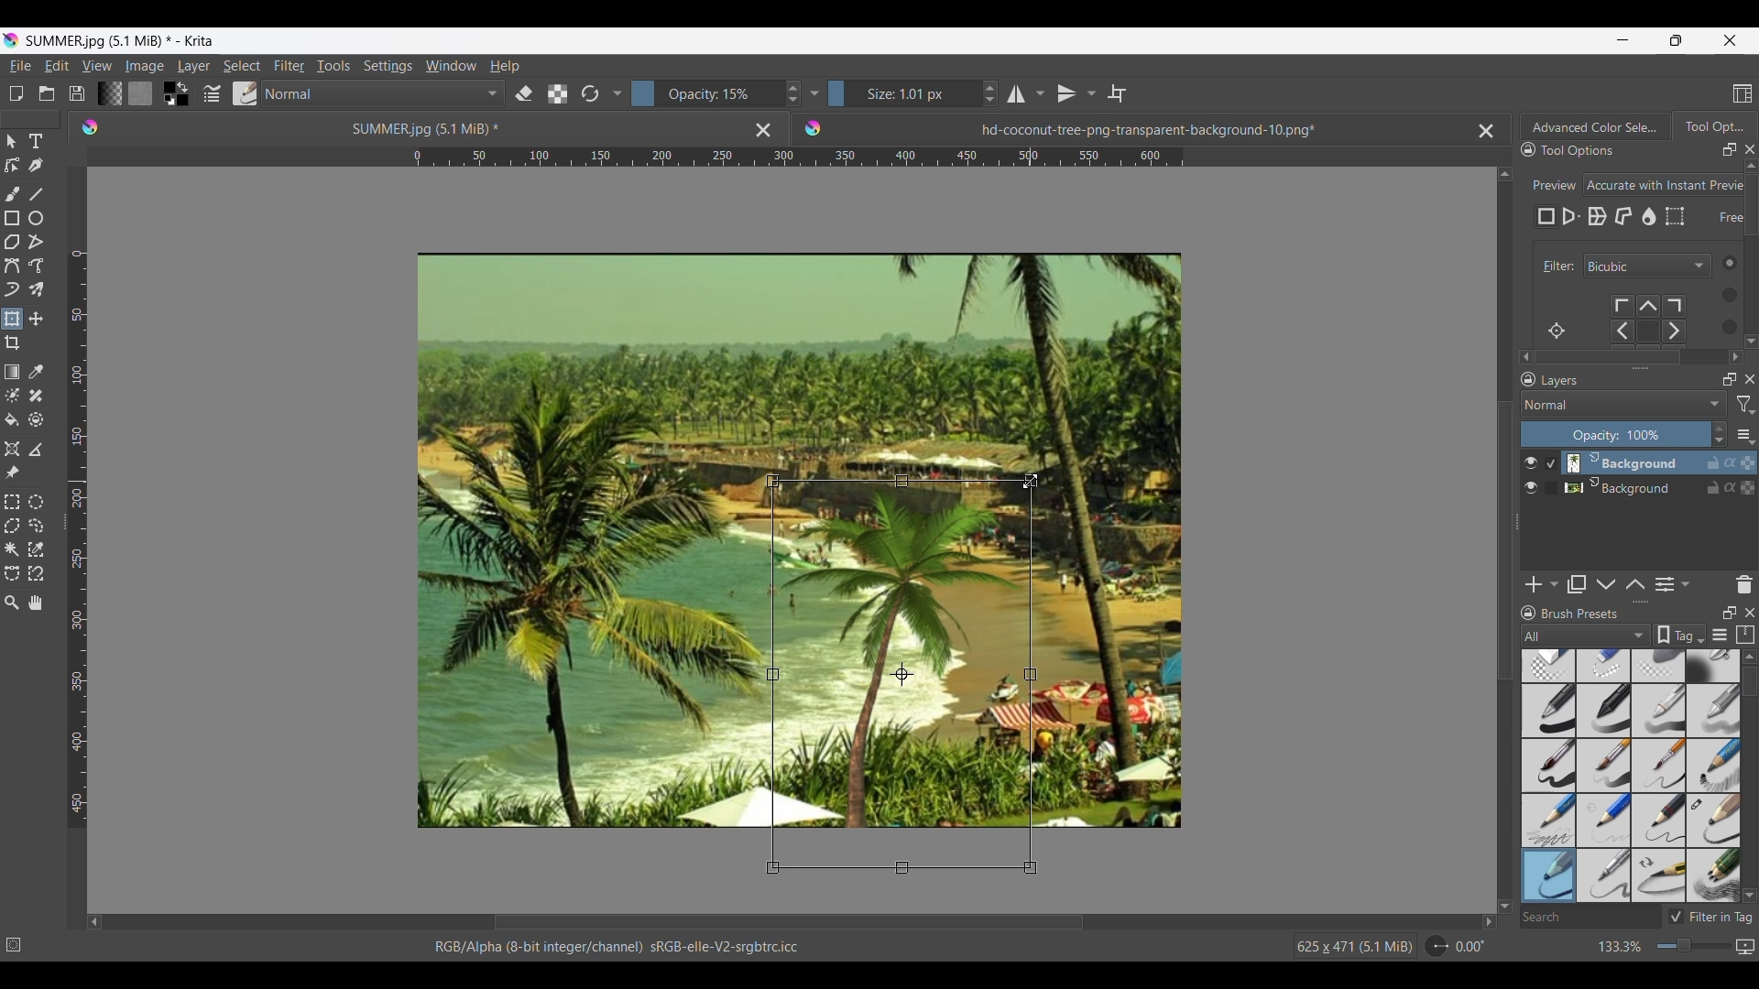 This screenshot has width=1759, height=989. Describe the element at coordinates (1730, 150) in the screenshot. I see `Float docker` at that location.